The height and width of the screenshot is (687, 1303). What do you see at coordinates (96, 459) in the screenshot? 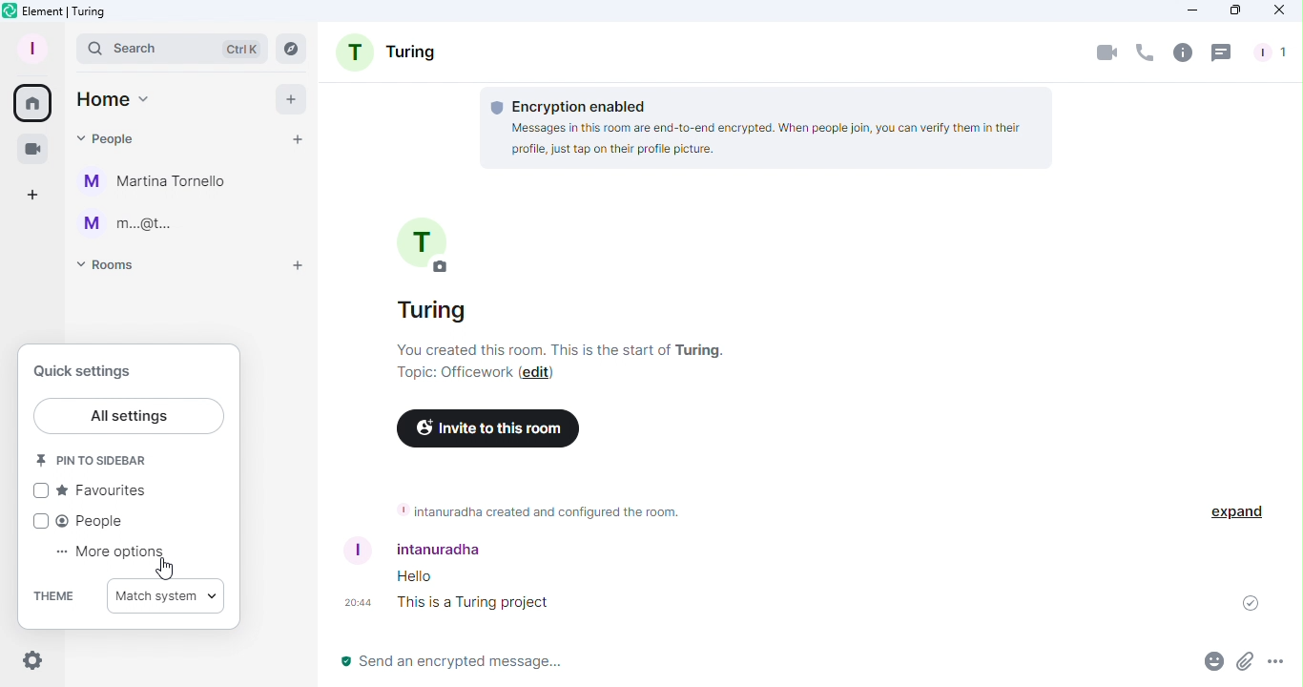
I see `Pin to sidebar` at bounding box center [96, 459].